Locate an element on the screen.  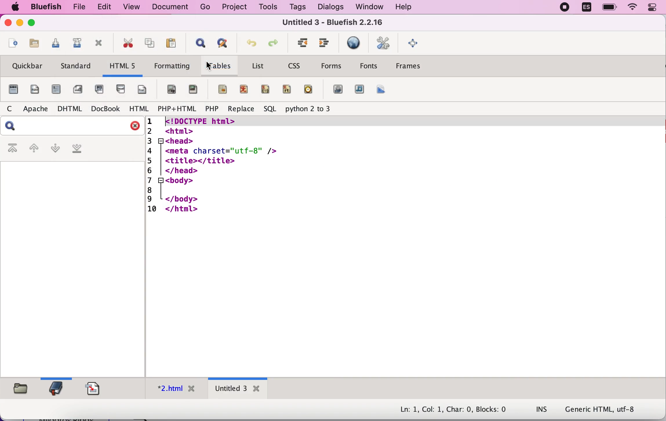
preview in browser is located at coordinates (354, 43).